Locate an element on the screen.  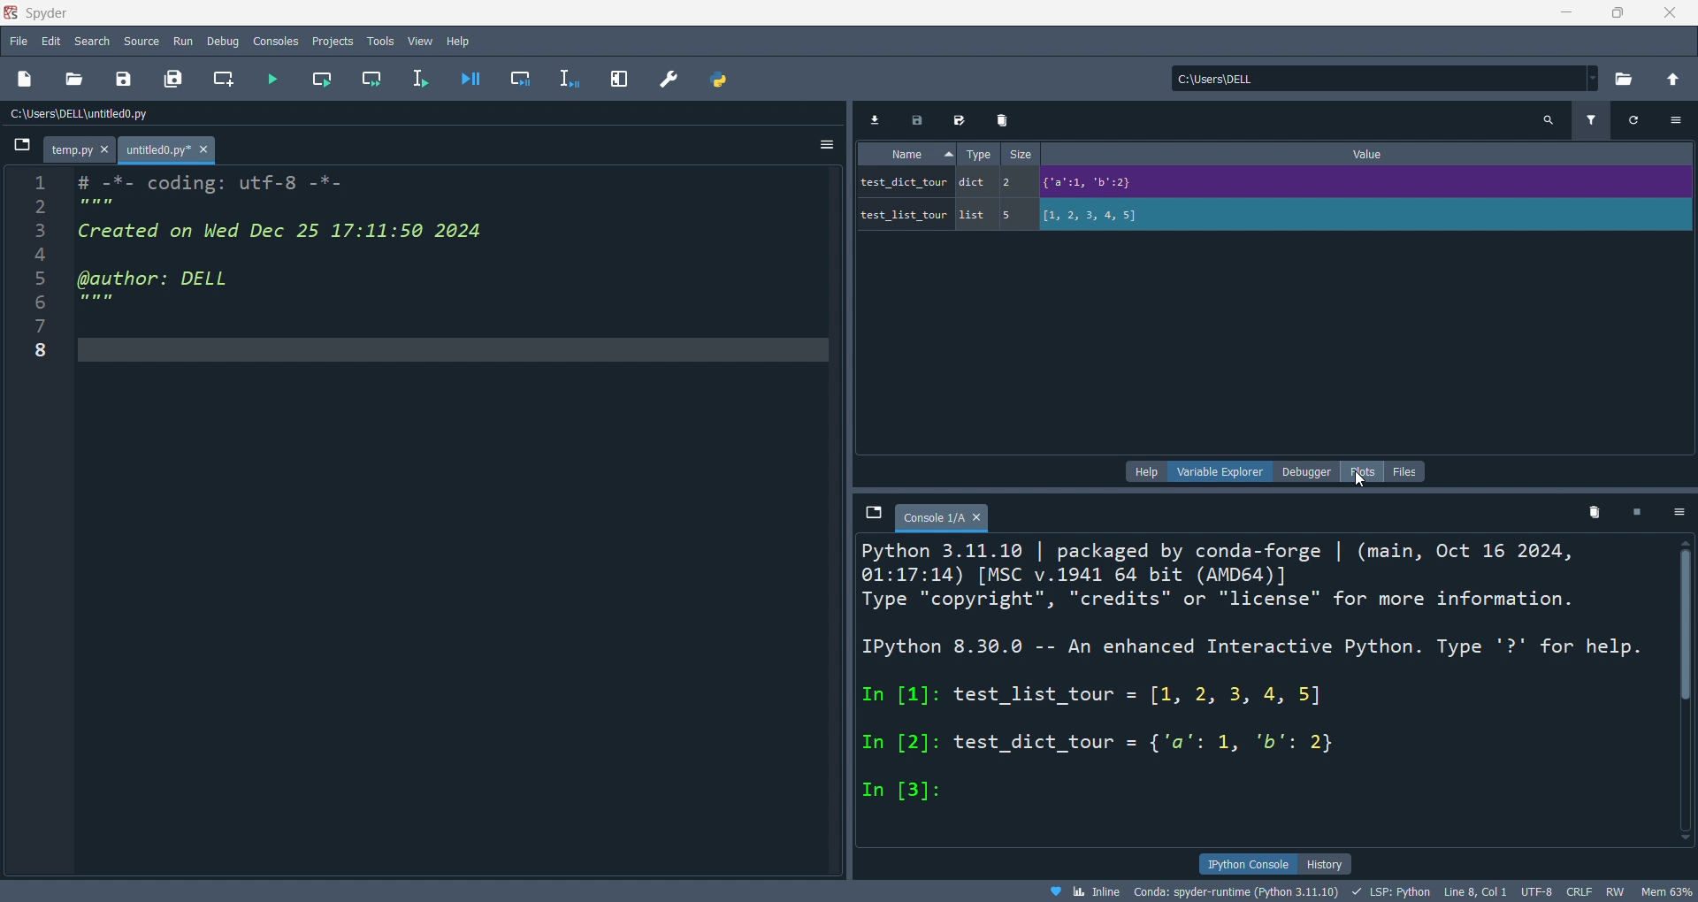
vertical scrollbar is located at coordinates (1684, 625).